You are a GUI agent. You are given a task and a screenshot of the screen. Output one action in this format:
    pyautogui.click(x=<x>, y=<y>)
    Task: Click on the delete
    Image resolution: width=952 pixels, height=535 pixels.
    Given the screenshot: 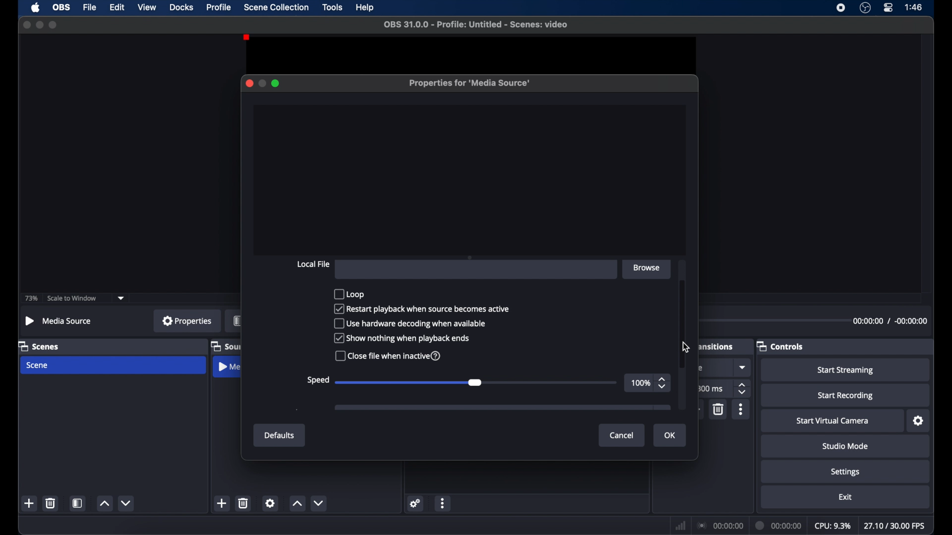 What is the action you would take?
    pyautogui.click(x=243, y=503)
    